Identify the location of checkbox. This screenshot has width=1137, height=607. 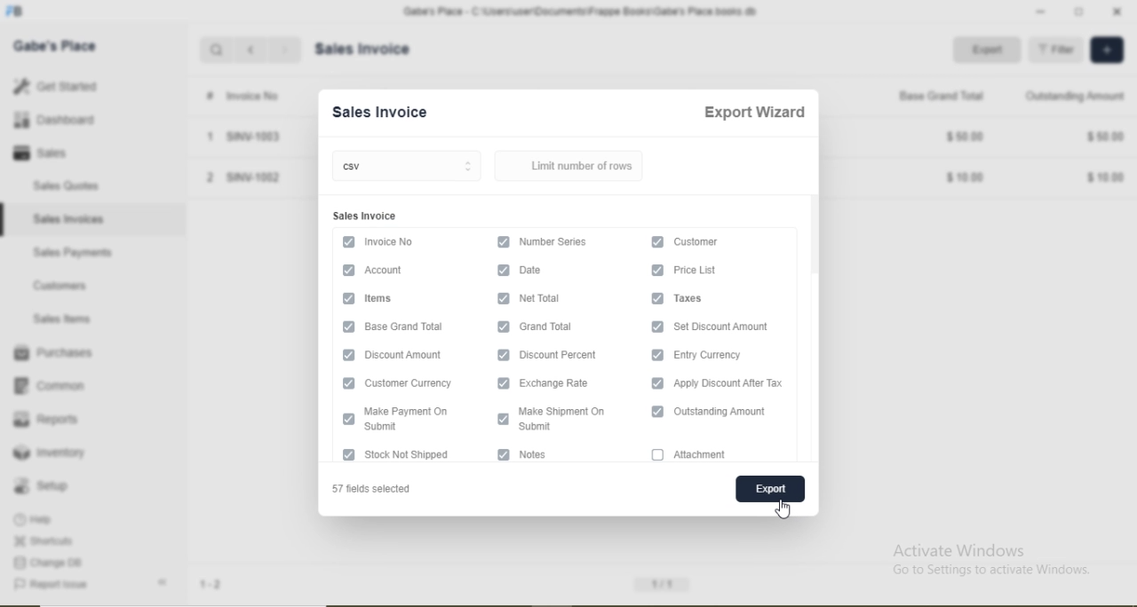
(504, 298).